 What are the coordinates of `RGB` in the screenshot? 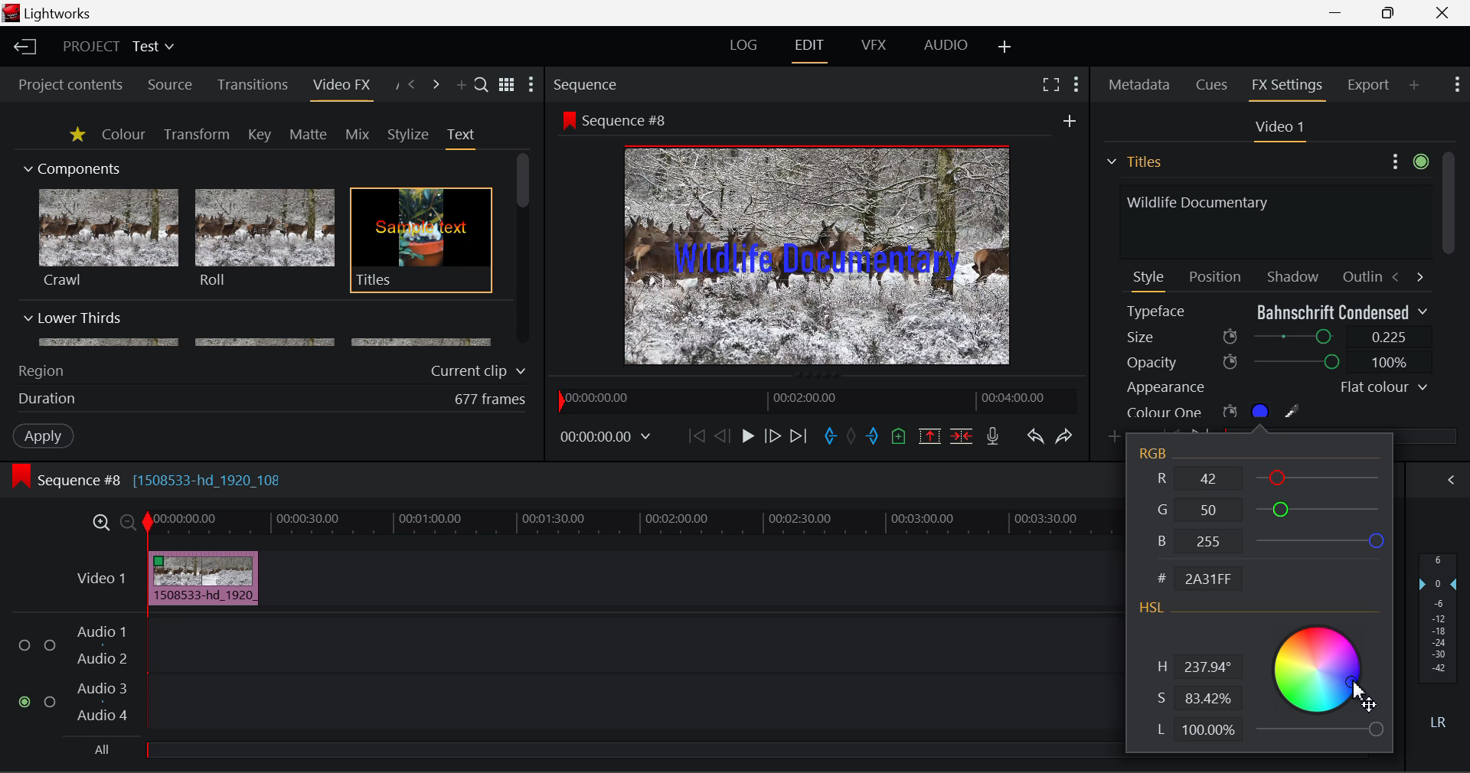 It's located at (1156, 454).